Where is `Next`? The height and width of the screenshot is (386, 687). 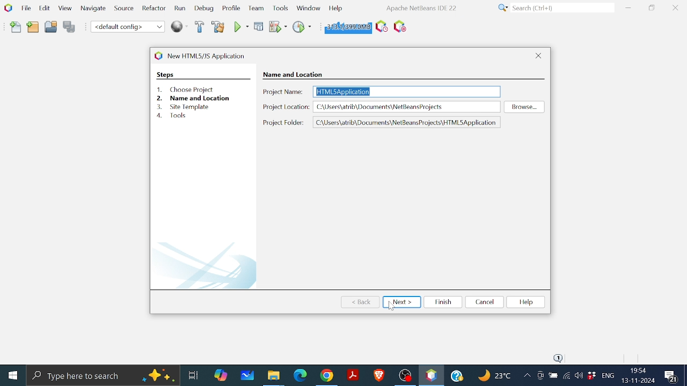 Next is located at coordinates (401, 302).